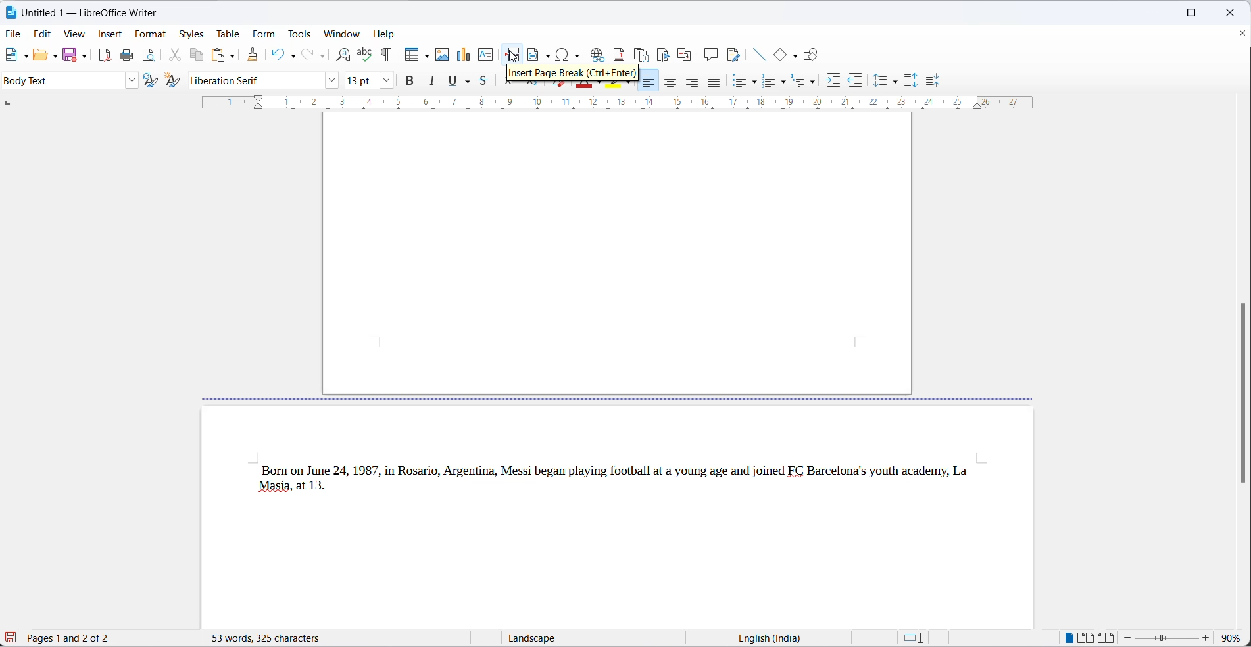 This screenshot has height=647, width=1251. I want to click on increase indent, so click(833, 78).